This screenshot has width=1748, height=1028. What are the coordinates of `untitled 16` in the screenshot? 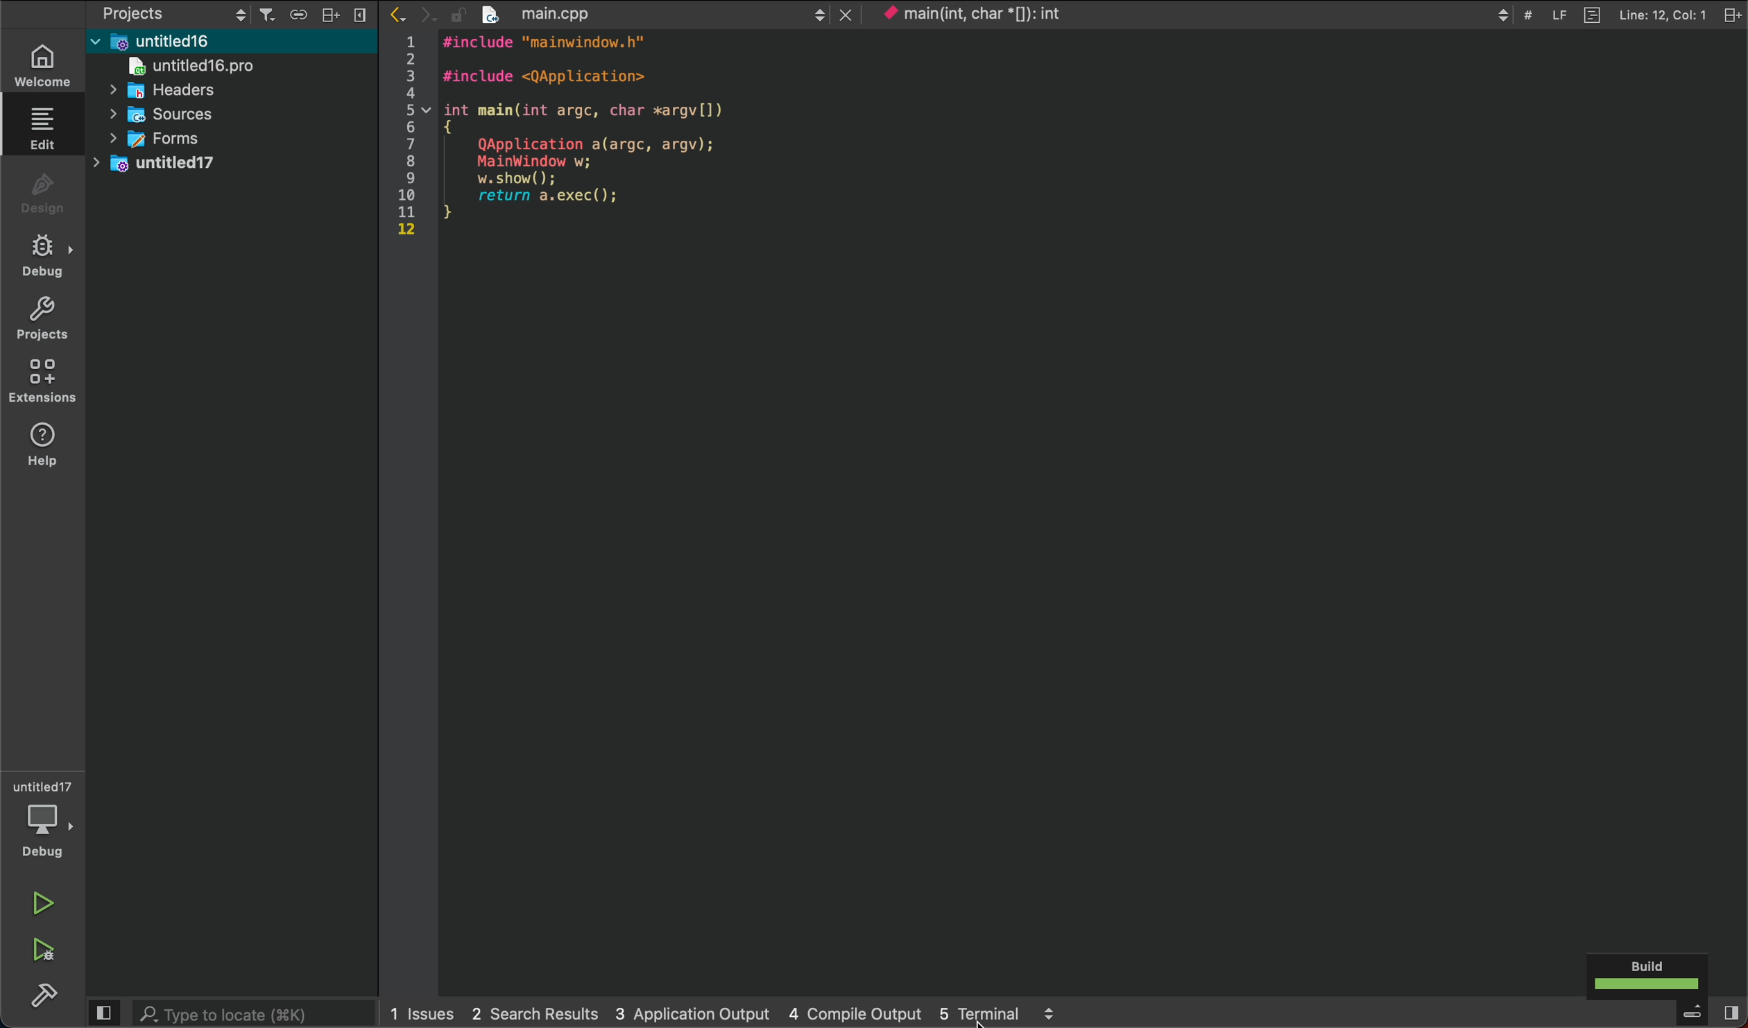 It's located at (197, 40).